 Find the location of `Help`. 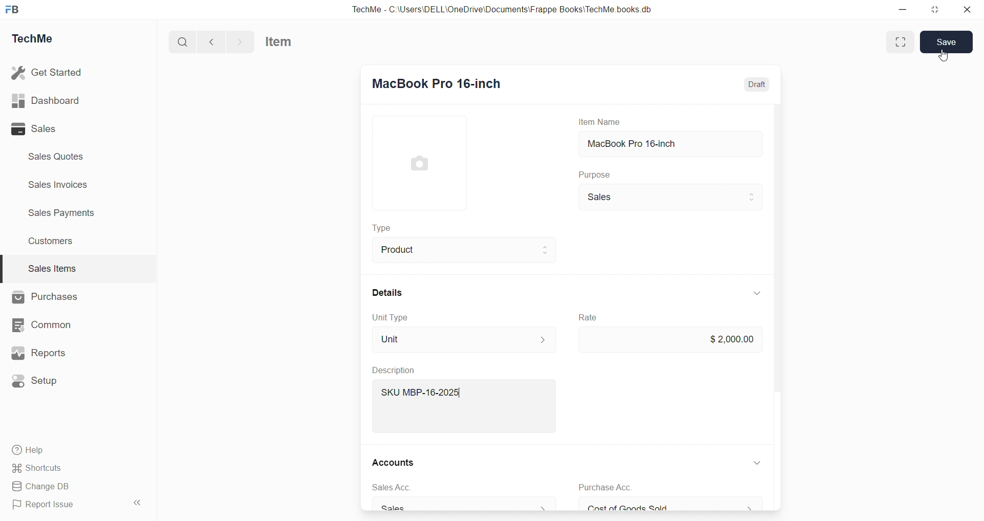

Help is located at coordinates (29, 450).